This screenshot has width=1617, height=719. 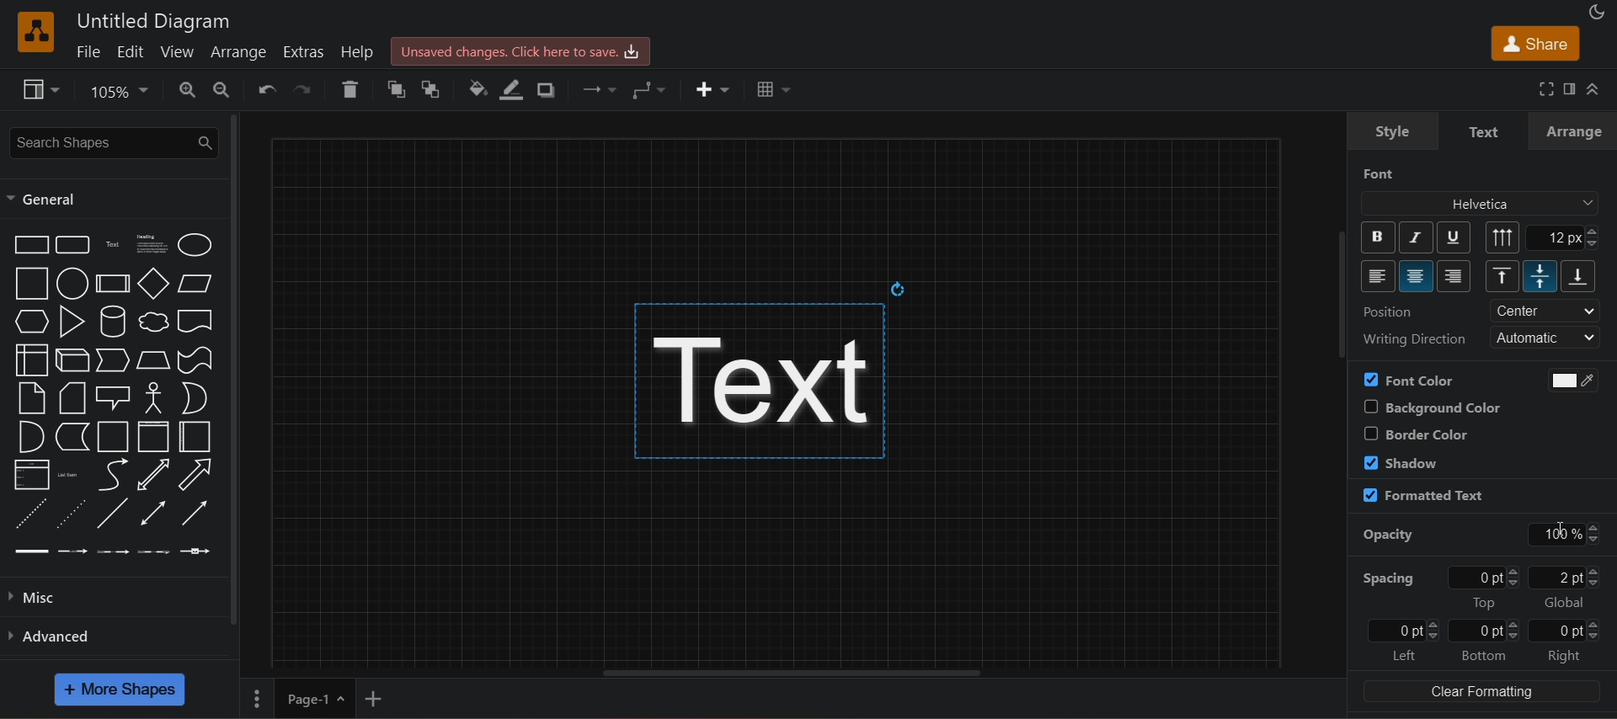 What do you see at coordinates (513, 89) in the screenshot?
I see `line color` at bounding box center [513, 89].